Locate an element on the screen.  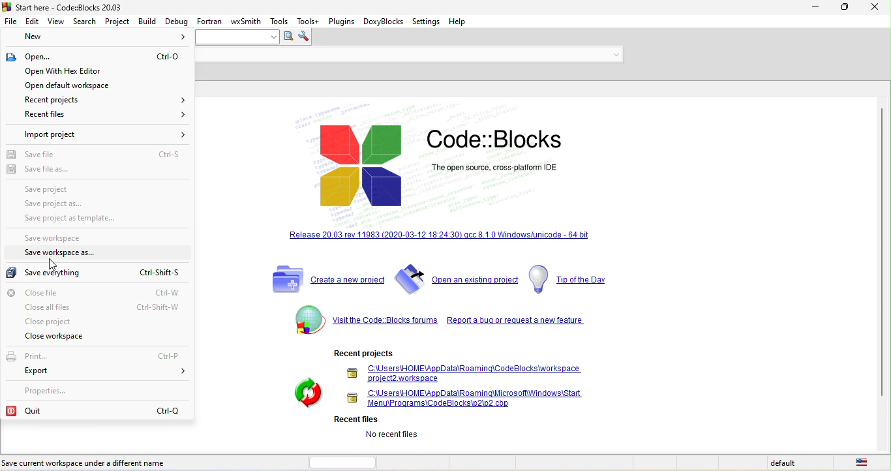
save current workspace under a different name is located at coordinates (100, 462).